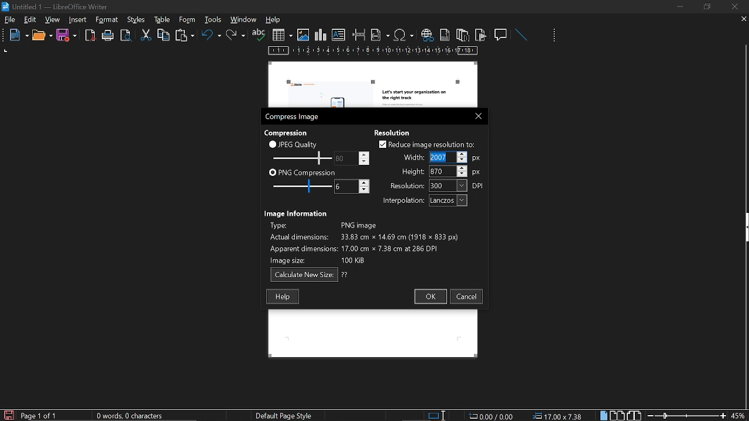 The width and height of the screenshot is (749, 421). I want to click on restore down, so click(709, 6).